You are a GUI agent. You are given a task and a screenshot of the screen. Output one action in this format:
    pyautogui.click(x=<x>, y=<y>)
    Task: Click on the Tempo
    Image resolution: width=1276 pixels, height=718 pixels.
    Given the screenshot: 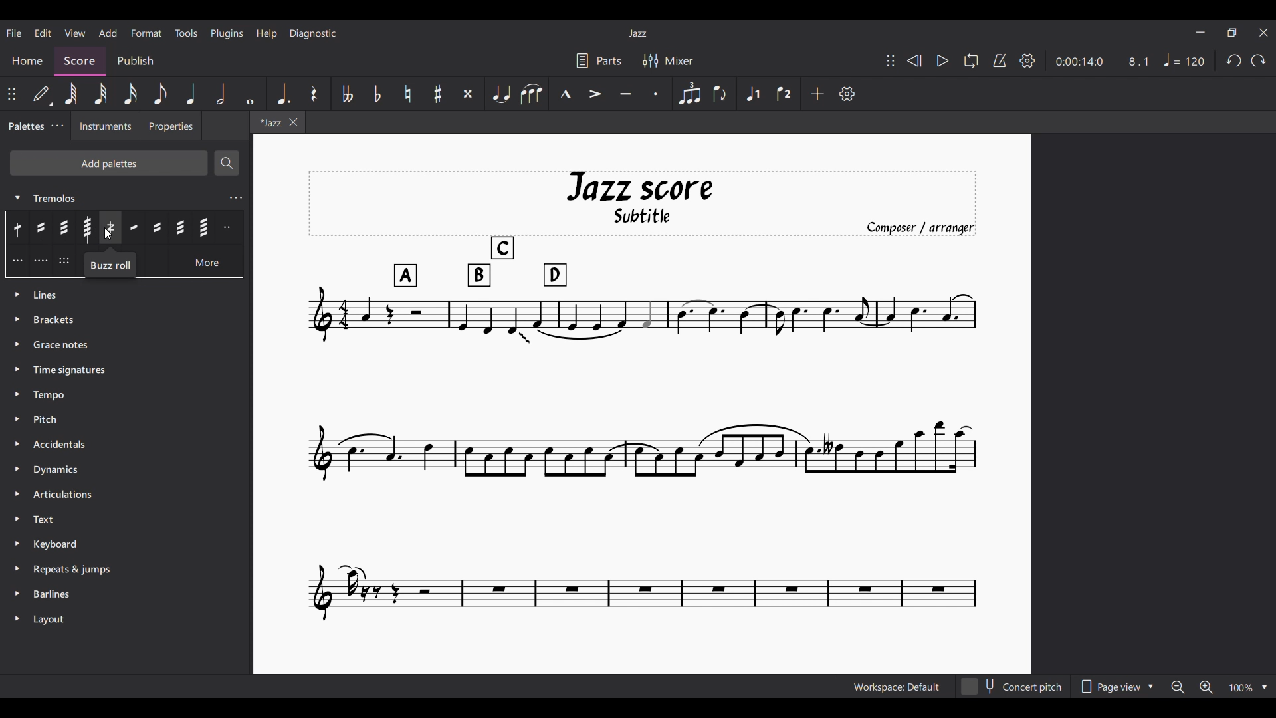 What is the action you would take?
    pyautogui.click(x=1184, y=60)
    